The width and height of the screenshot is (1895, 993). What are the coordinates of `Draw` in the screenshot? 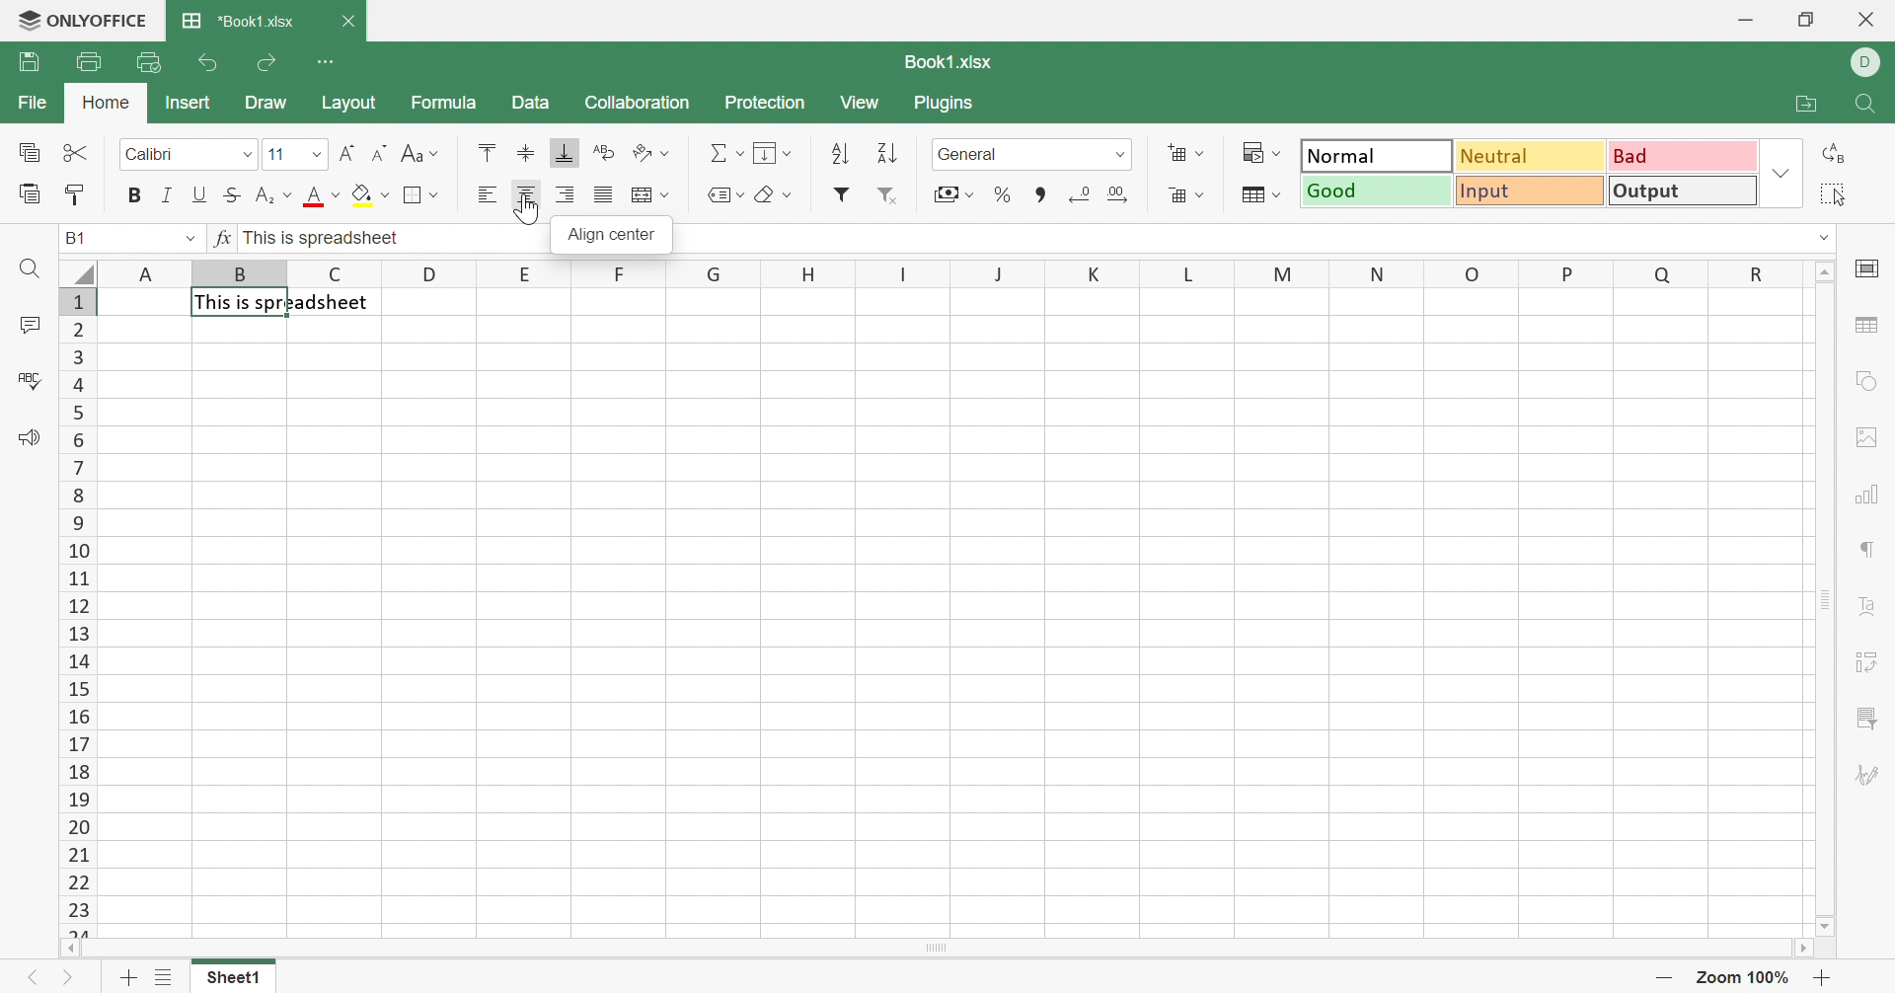 It's located at (265, 101).